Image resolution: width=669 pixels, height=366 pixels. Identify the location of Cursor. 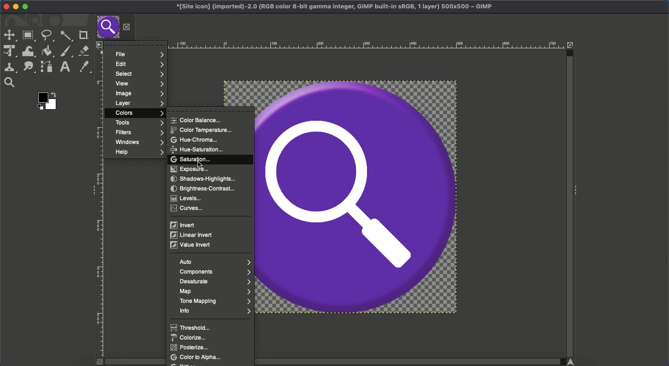
(199, 164).